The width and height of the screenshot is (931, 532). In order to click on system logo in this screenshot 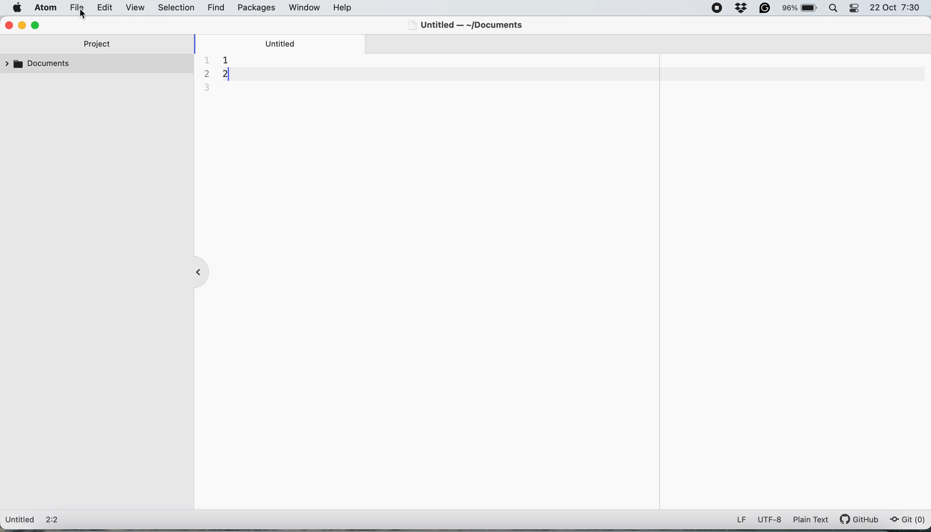, I will do `click(15, 9)`.